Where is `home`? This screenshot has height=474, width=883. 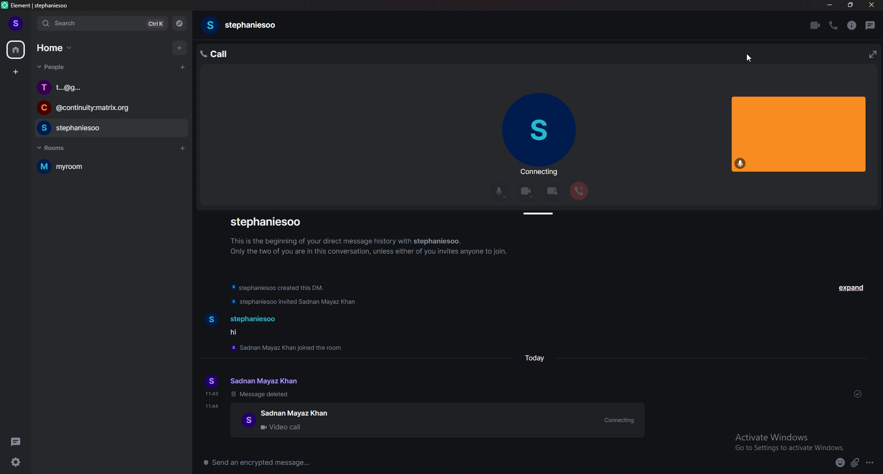 home is located at coordinates (17, 50).